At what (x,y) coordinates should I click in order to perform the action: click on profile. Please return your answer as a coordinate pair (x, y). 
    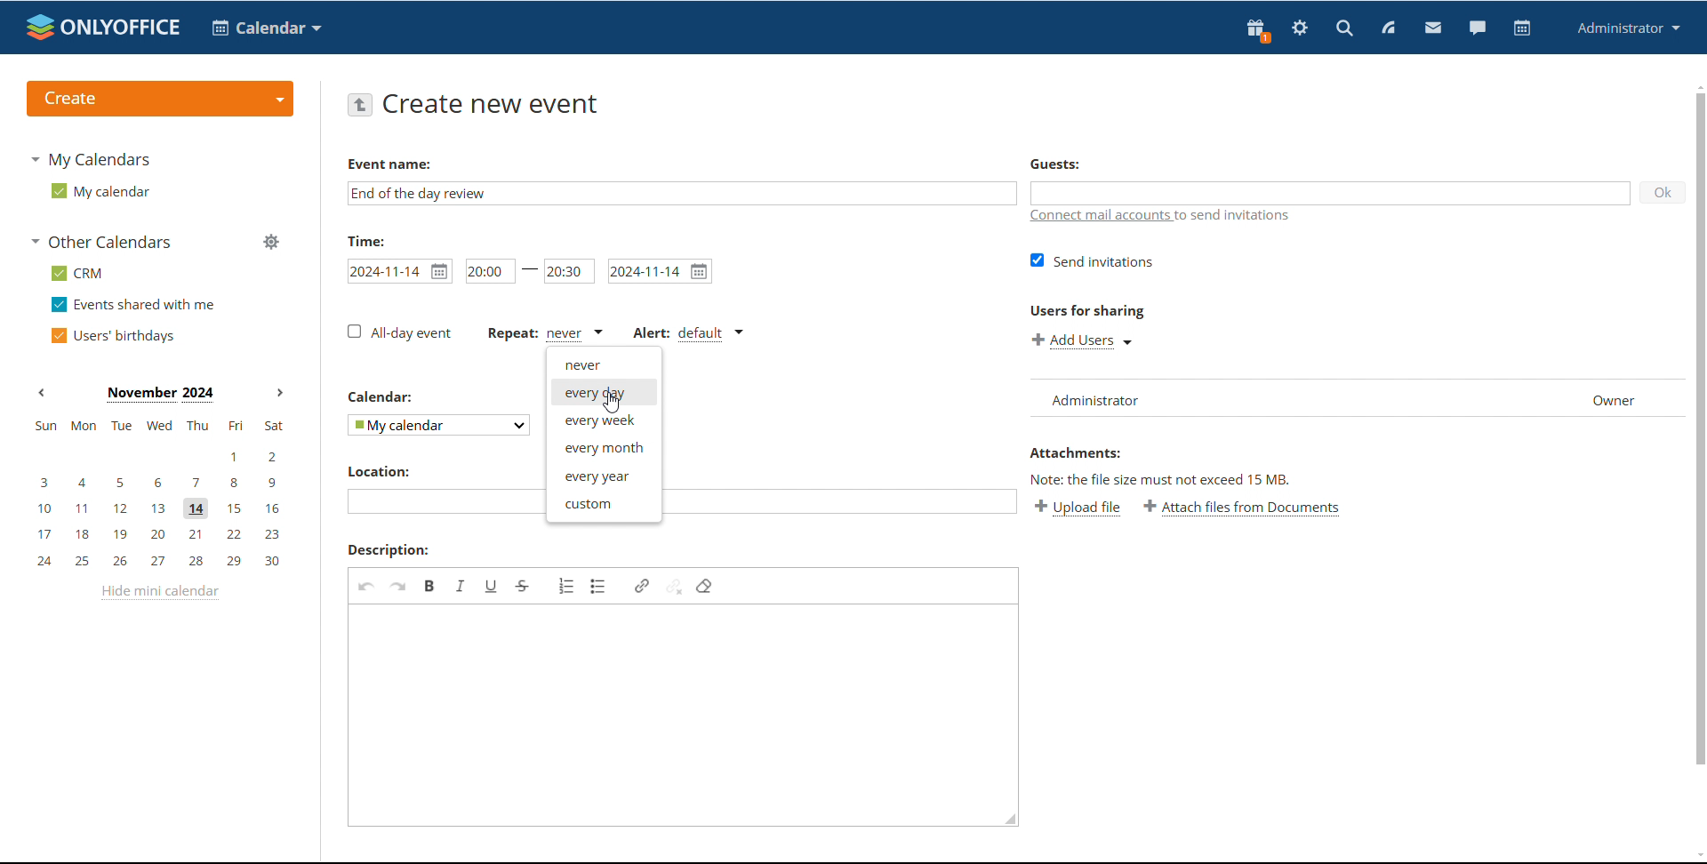
    Looking at the image, I should click on (1629, 28).